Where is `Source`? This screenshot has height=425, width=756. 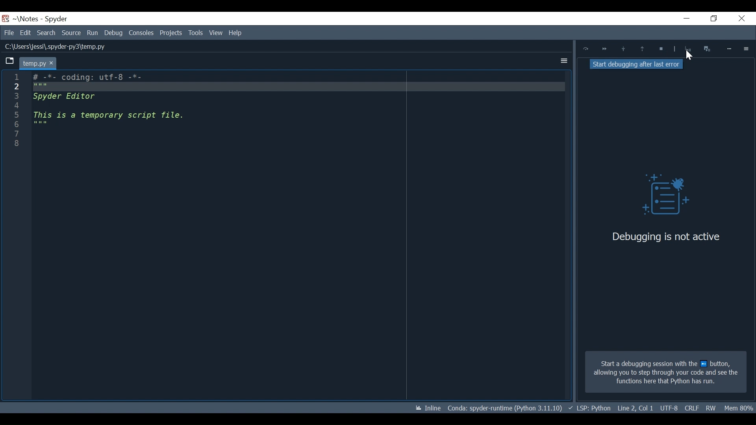 Source is located at coordinates (72, 33).